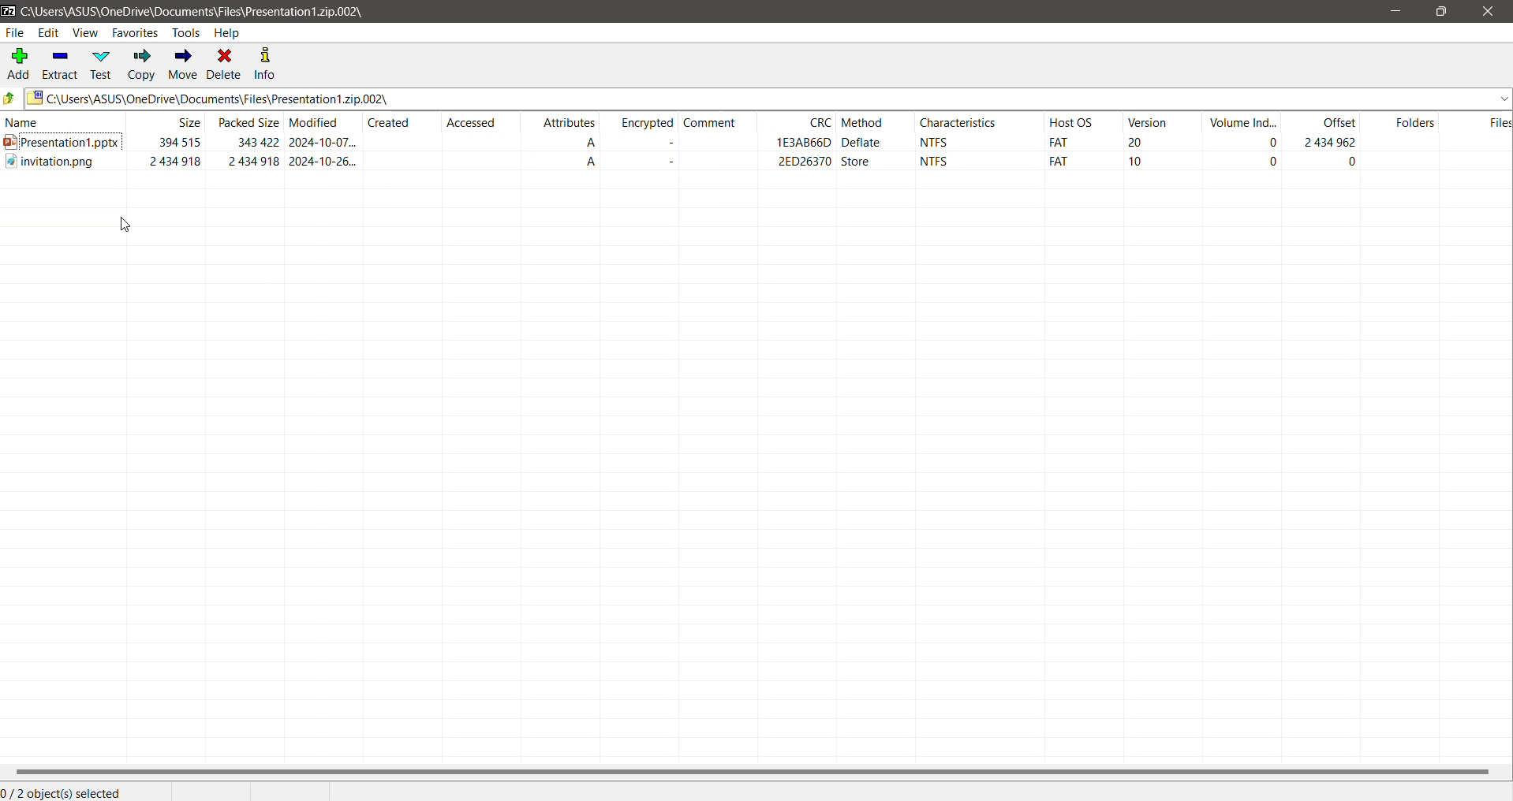 This screenshot has width=1513, height=801. Describe the element at coordinates (252, 162) in the screenshot. I see `2434918` at that location.